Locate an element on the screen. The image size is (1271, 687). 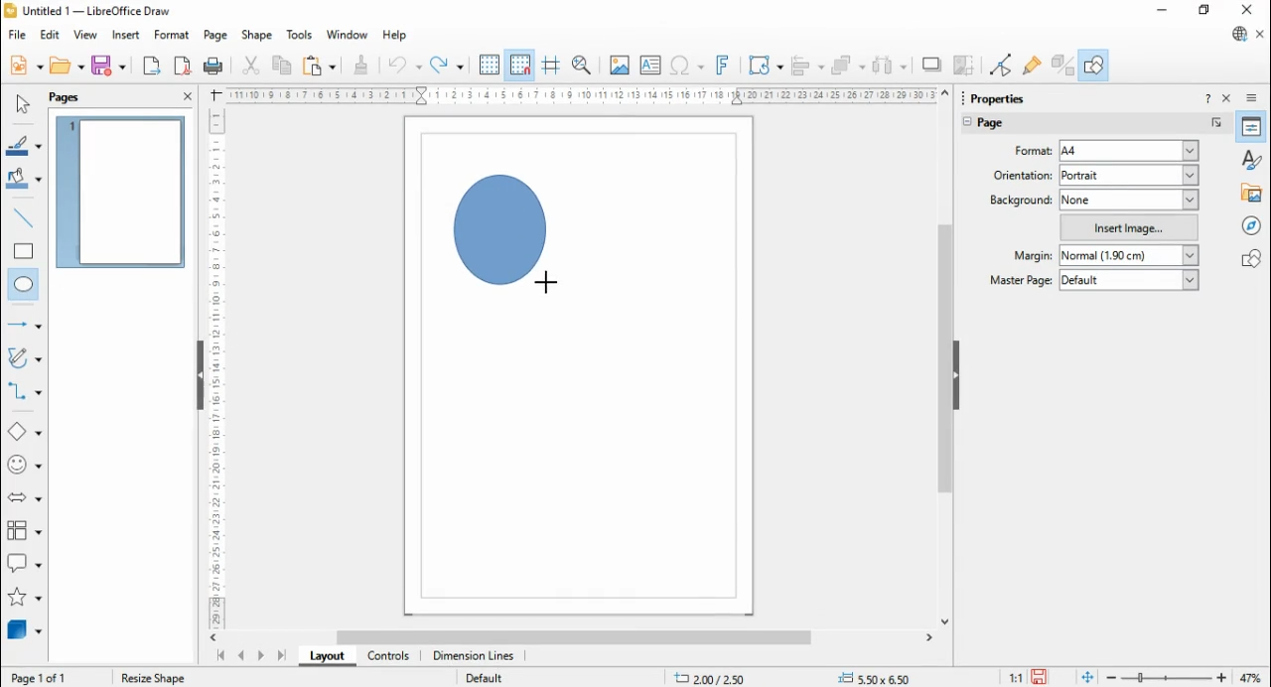
close sidebar deck is located at coordinates (1228, 97).